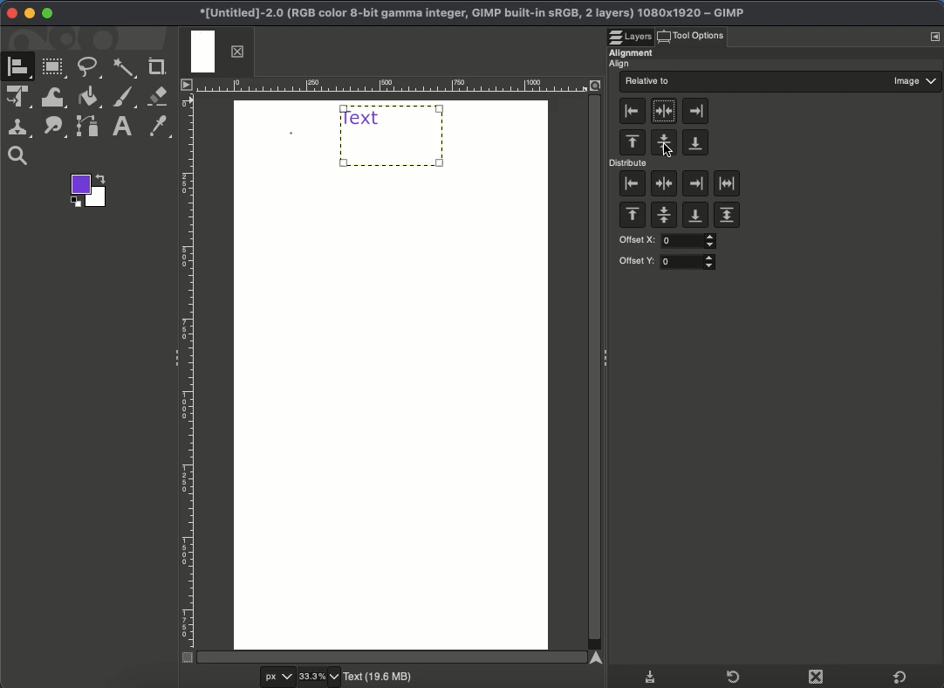 The image size is (944, 688). What do you see at coordinates (728, 676) in the screenshot?
I see `Refresh tool presets` at bounding box center [728, 676].